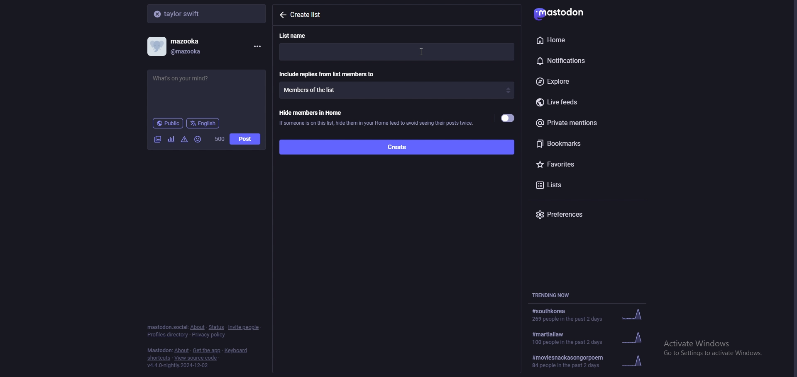  Describe the element at coordinates (245, 139) in the screenshot. I see `post` at that location.